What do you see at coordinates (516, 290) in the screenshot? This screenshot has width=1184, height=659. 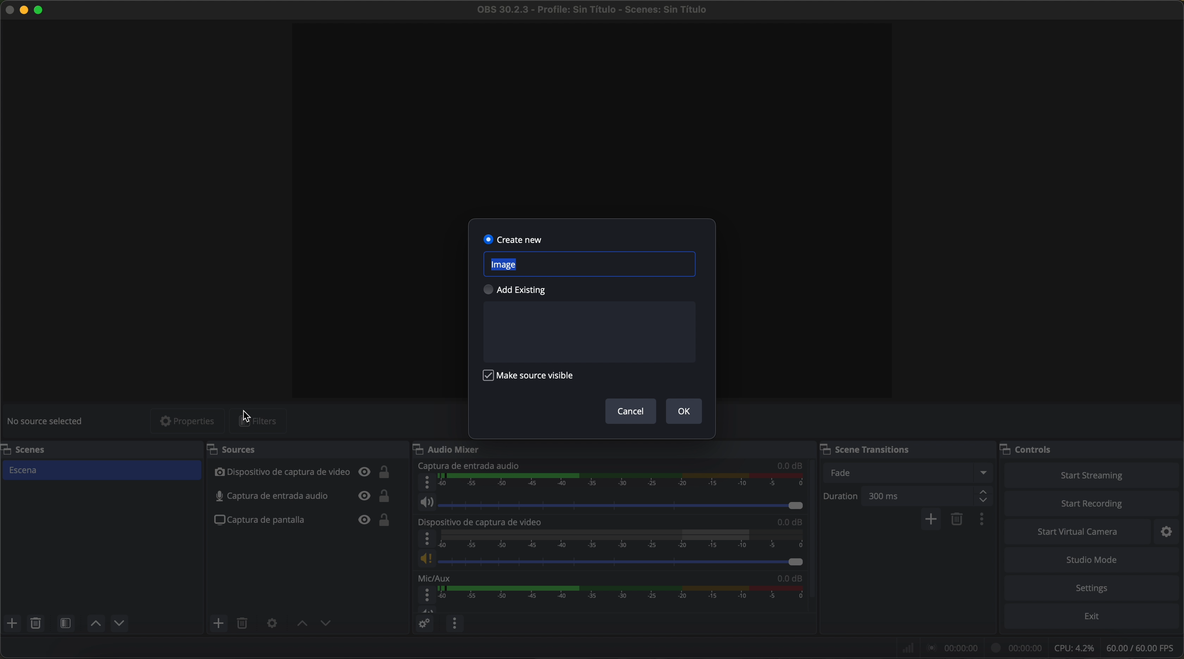 I see `add existing` at bounding box center [516, 290].